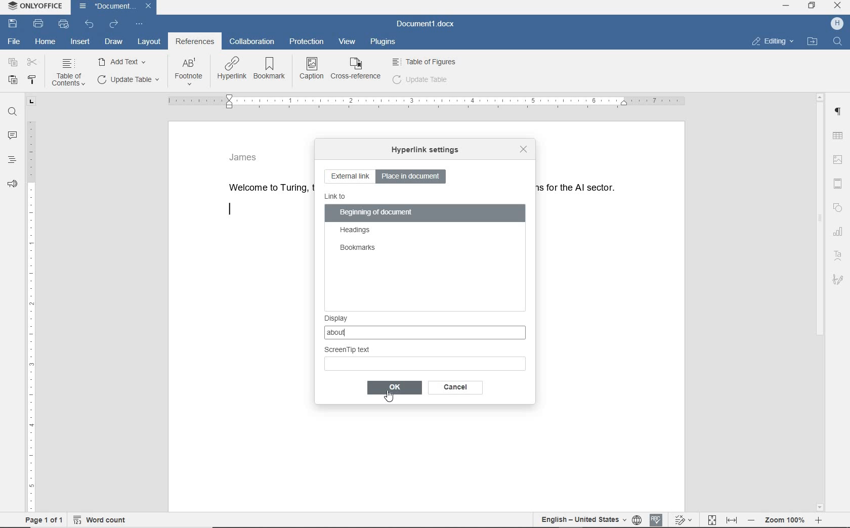  I want to click on beginning of document, so click(376, 213).